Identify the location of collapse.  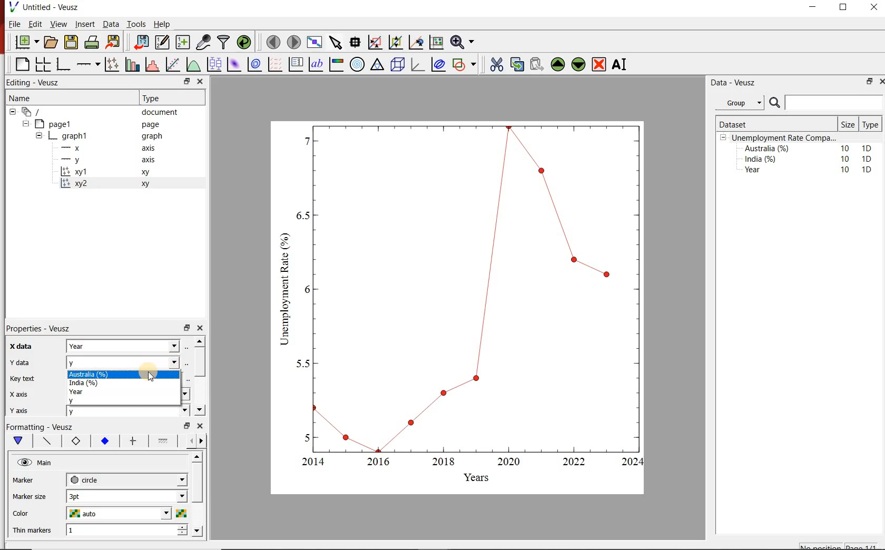
(12, 112).